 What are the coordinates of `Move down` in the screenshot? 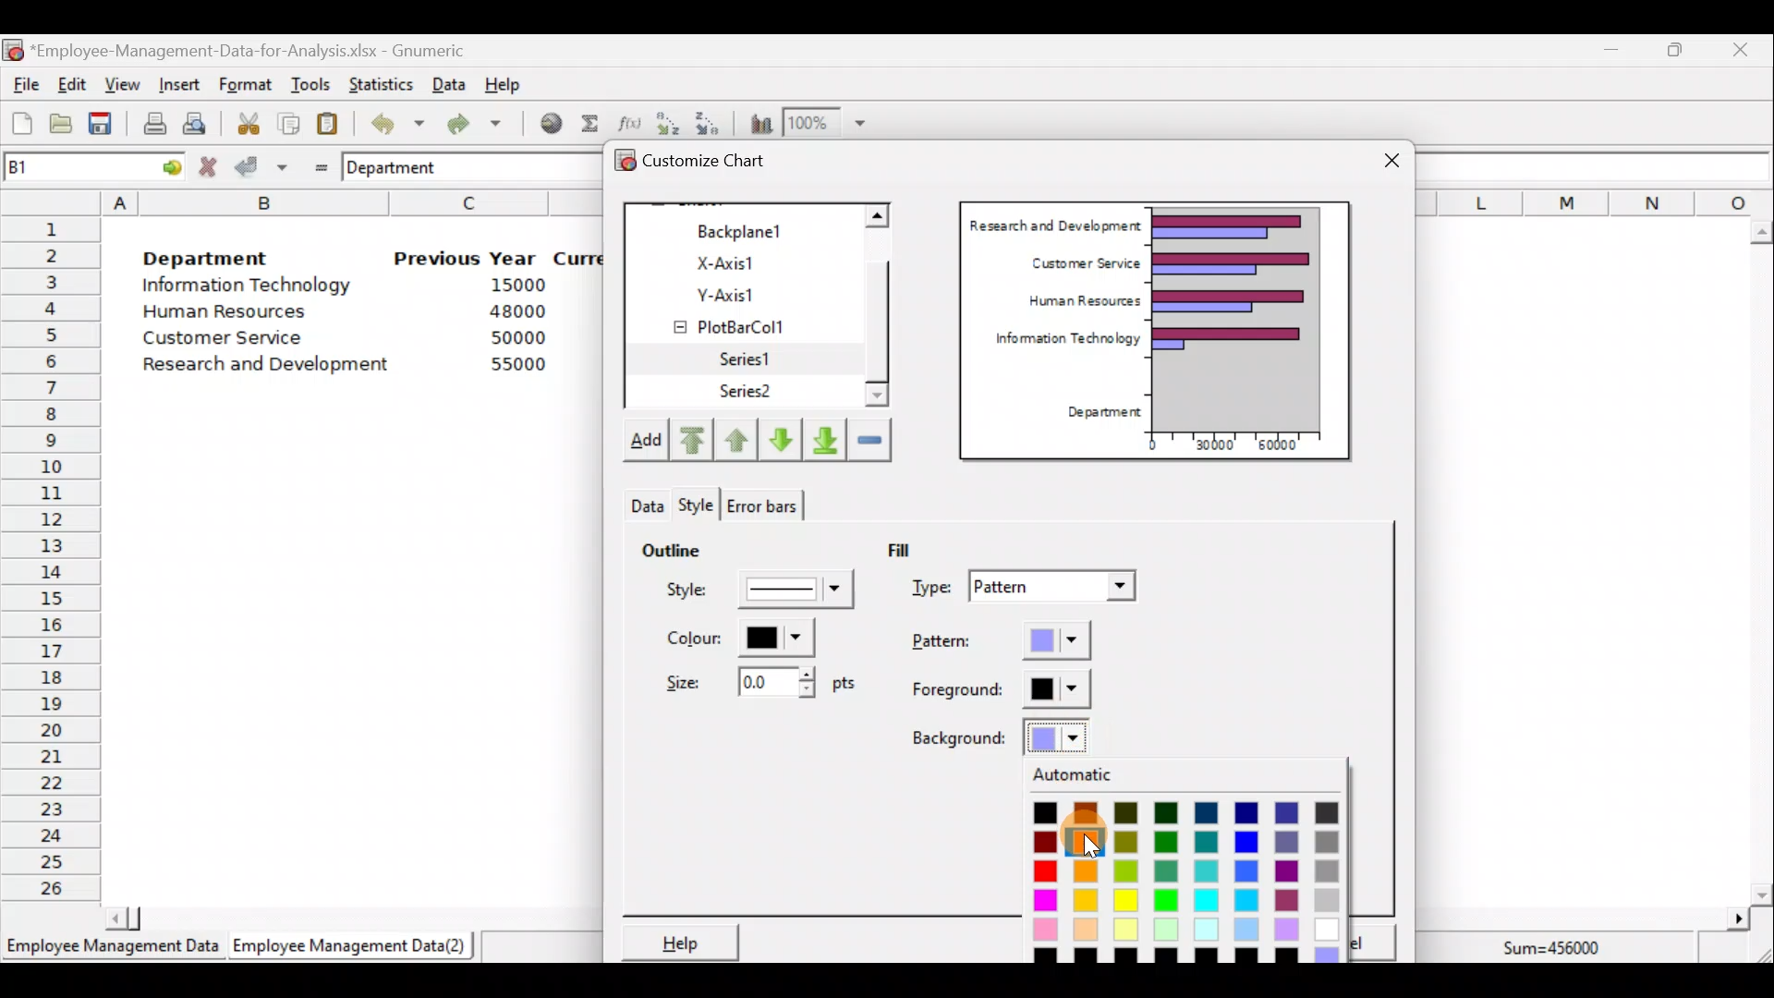 It's located at (780, 440).